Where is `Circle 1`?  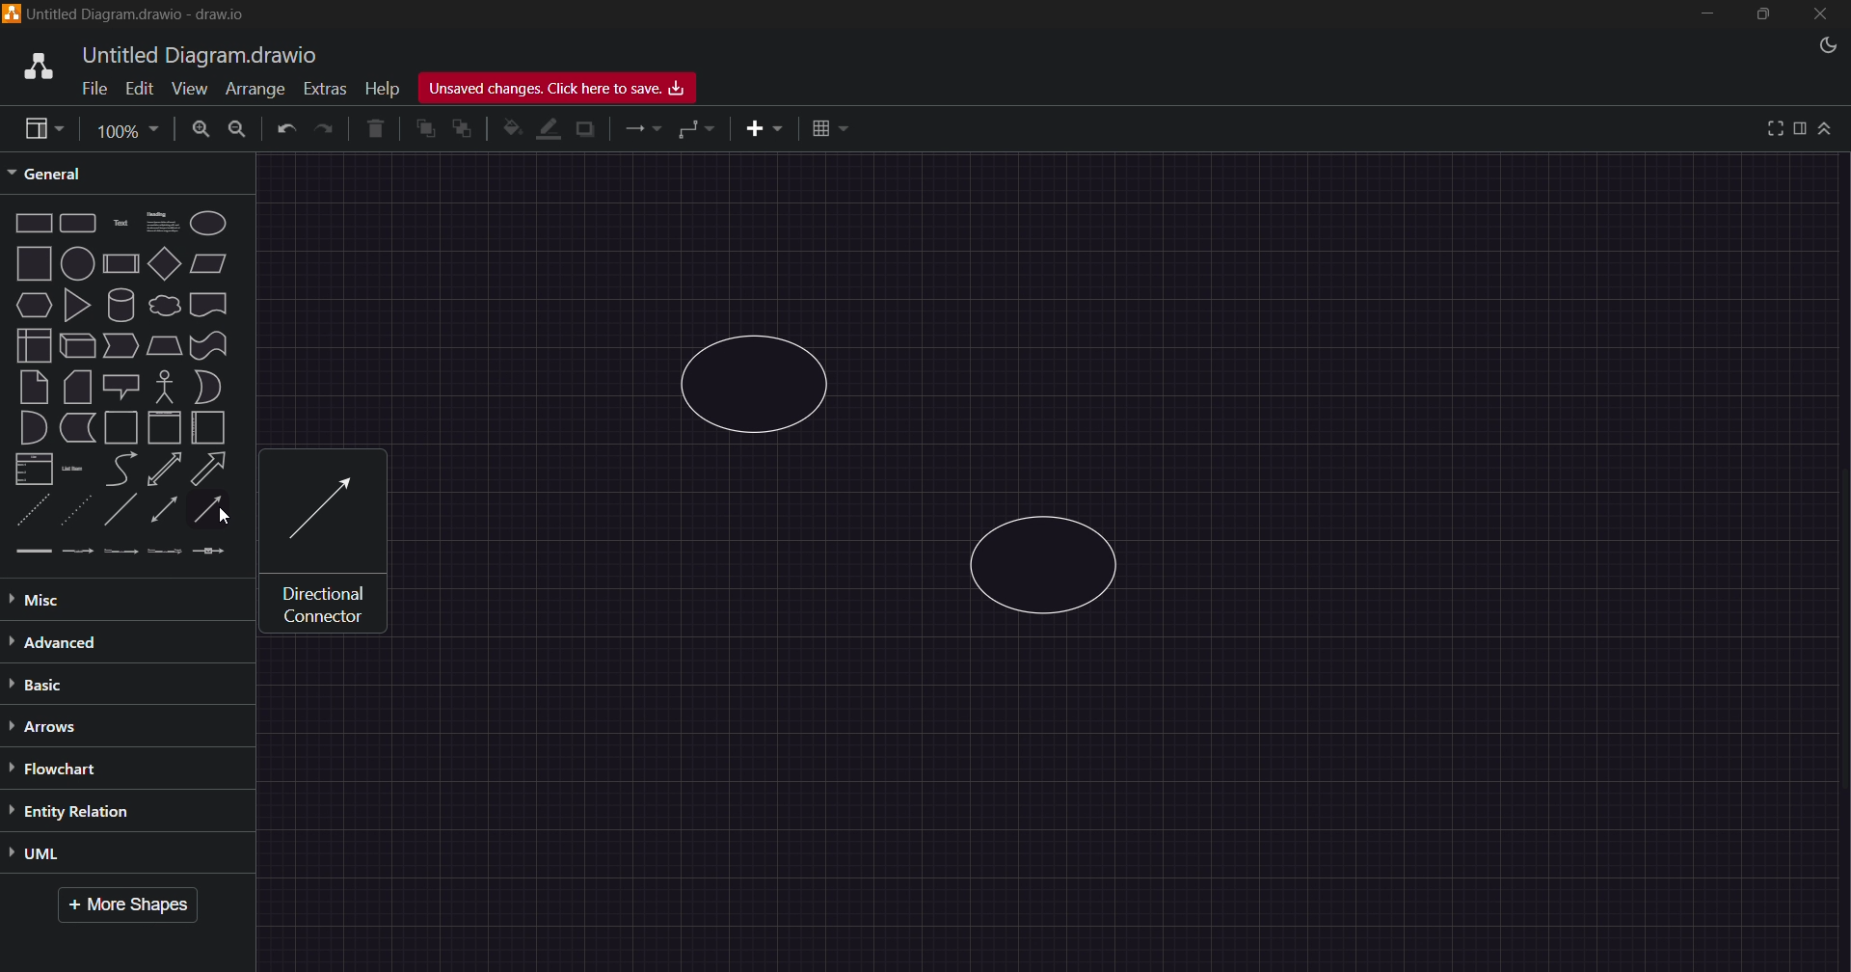
Circle 1 is located at coordinates (762, 383).